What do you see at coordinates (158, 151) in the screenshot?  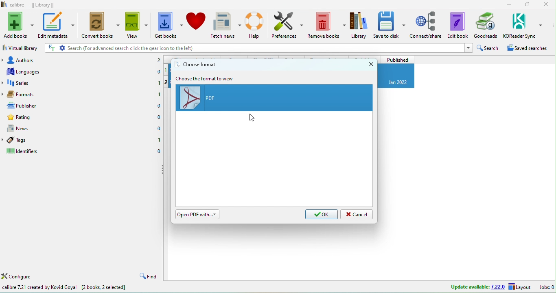 I see `0` at bounding box center [158, 151].